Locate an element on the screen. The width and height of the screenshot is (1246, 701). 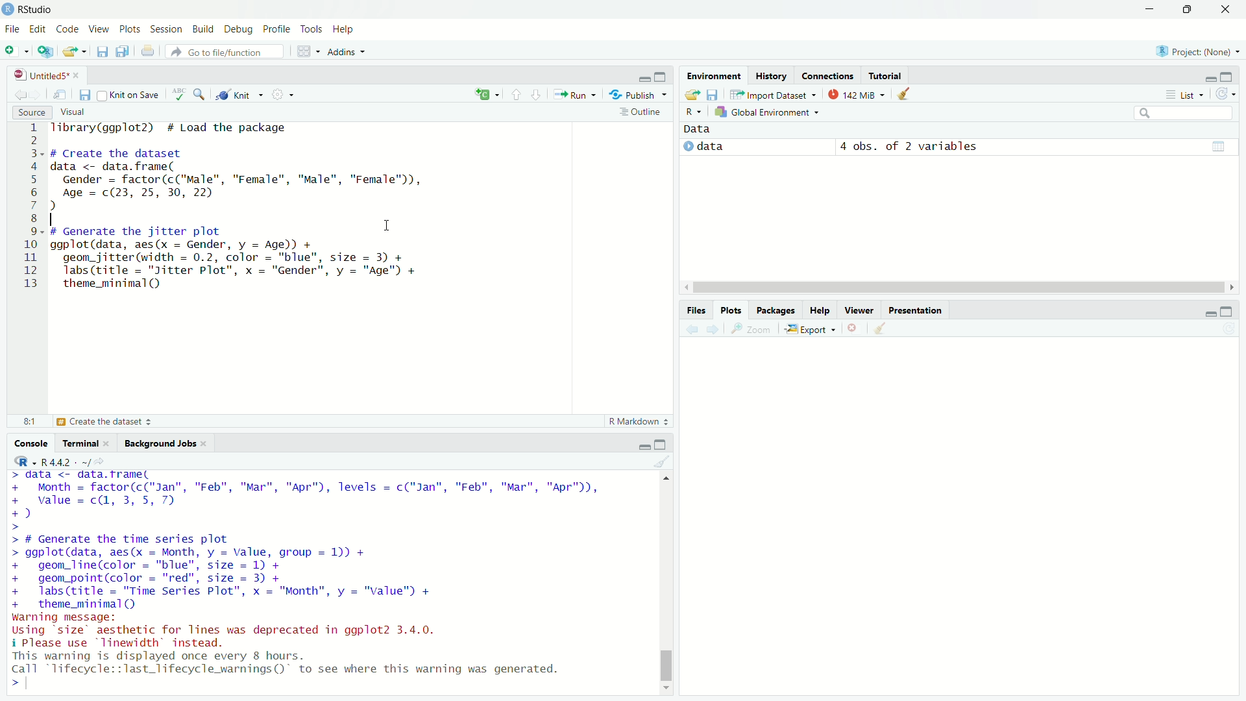
scrollbar is located at coordinates (665, 585).